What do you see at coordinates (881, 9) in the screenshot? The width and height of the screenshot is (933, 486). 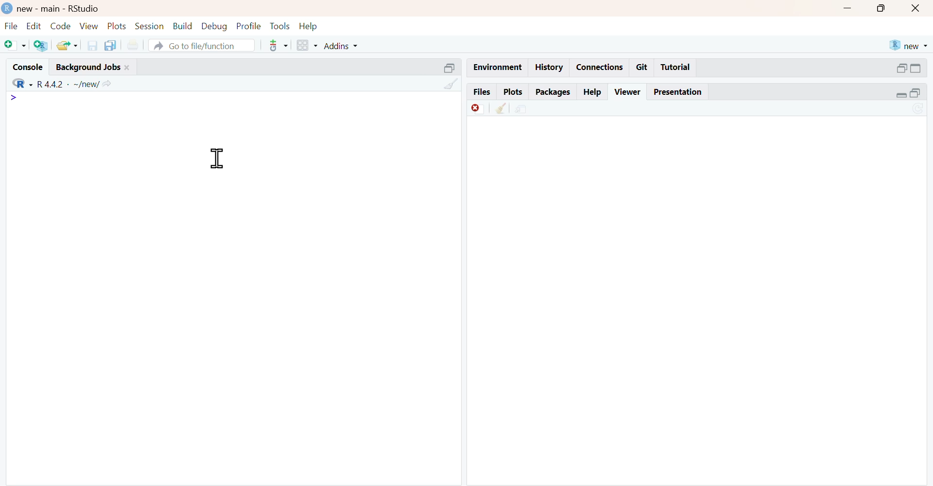 I see `maximise` at bounding box center [881, 9].